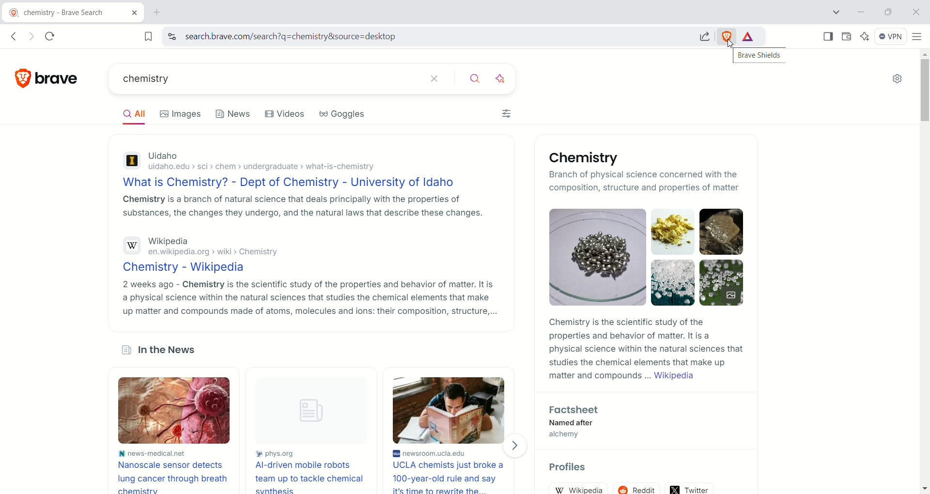 The width and height of the screenshot is (930, 494). Describe the element at coordinates (644, 486) in the screenshot. I see `Wikipedia, reddit, twitter` at that location.